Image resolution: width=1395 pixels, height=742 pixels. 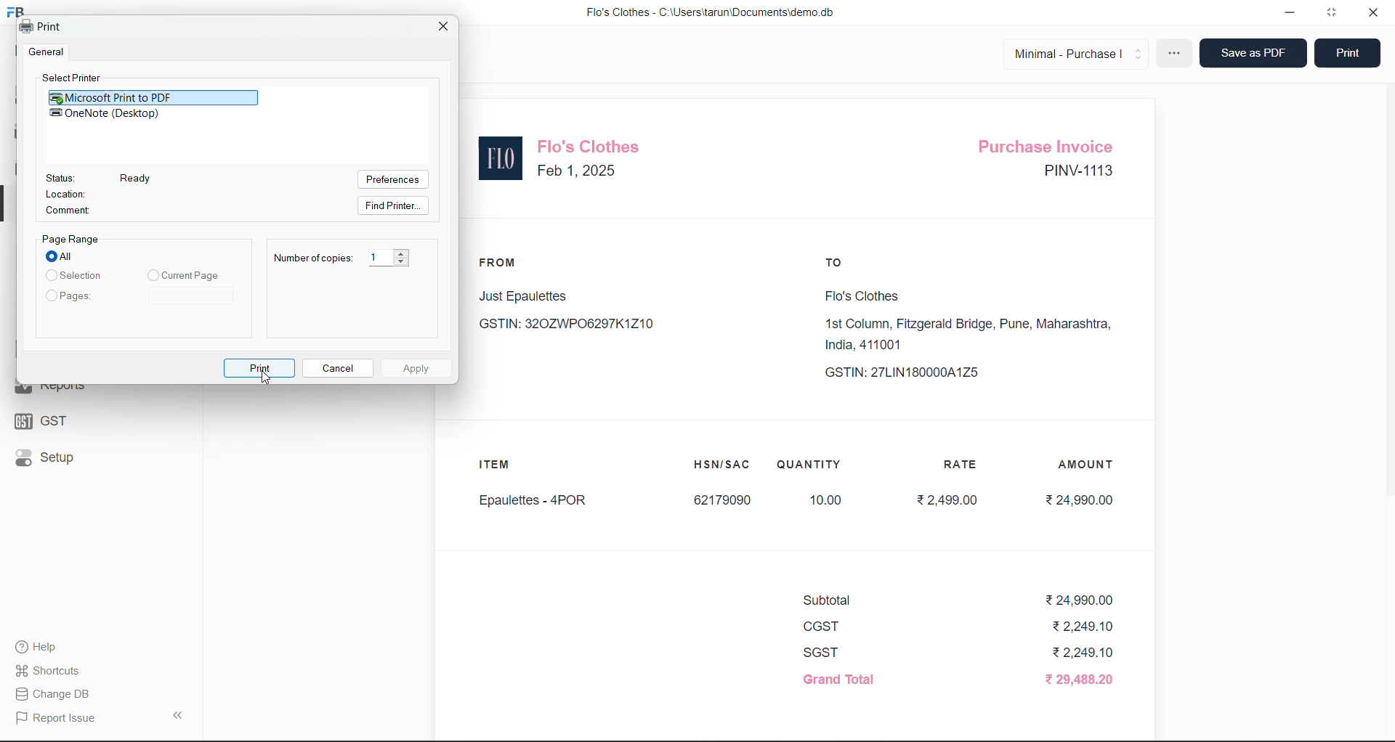 I want to click on TO, so click(x=840, y=266).